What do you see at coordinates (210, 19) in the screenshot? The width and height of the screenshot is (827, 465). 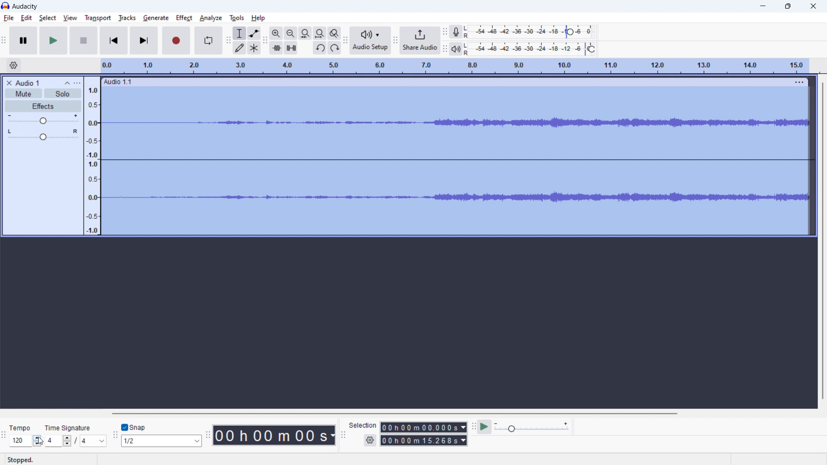 I see `analyze` at bounding box center [210, 19].